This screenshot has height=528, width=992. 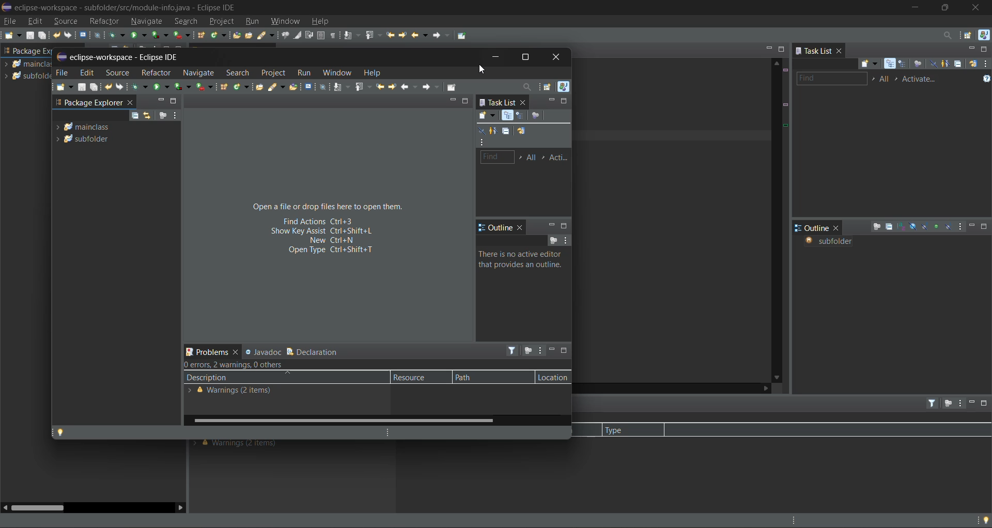 I want to click on maximize, so click(x=946, y=9).